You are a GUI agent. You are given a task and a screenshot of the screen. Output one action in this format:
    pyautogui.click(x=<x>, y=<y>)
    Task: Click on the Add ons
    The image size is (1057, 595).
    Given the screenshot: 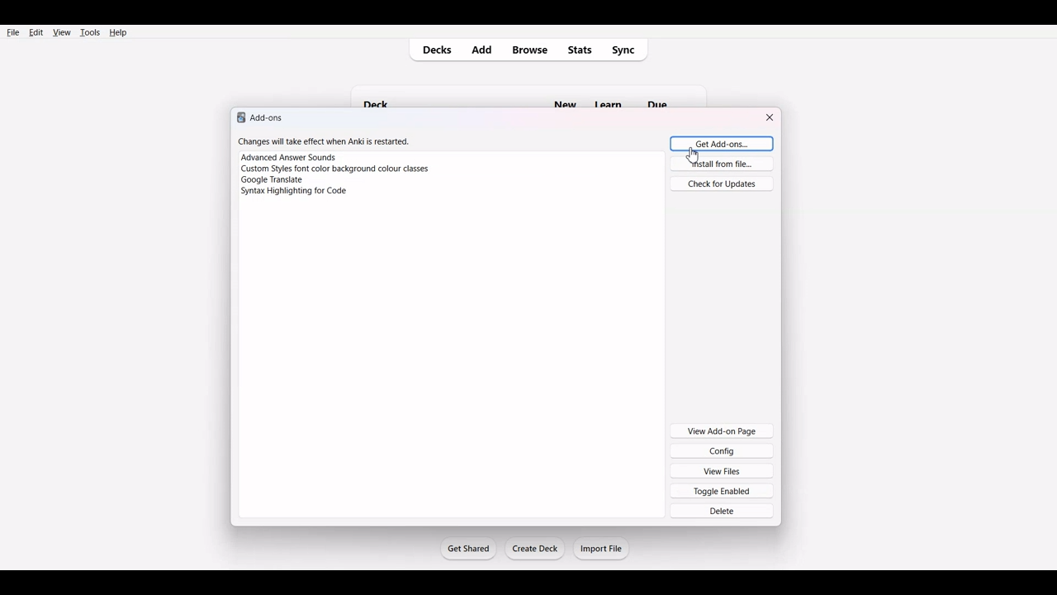 What is the action you would take?
    pyautogui.click(x=261, y=117)
    